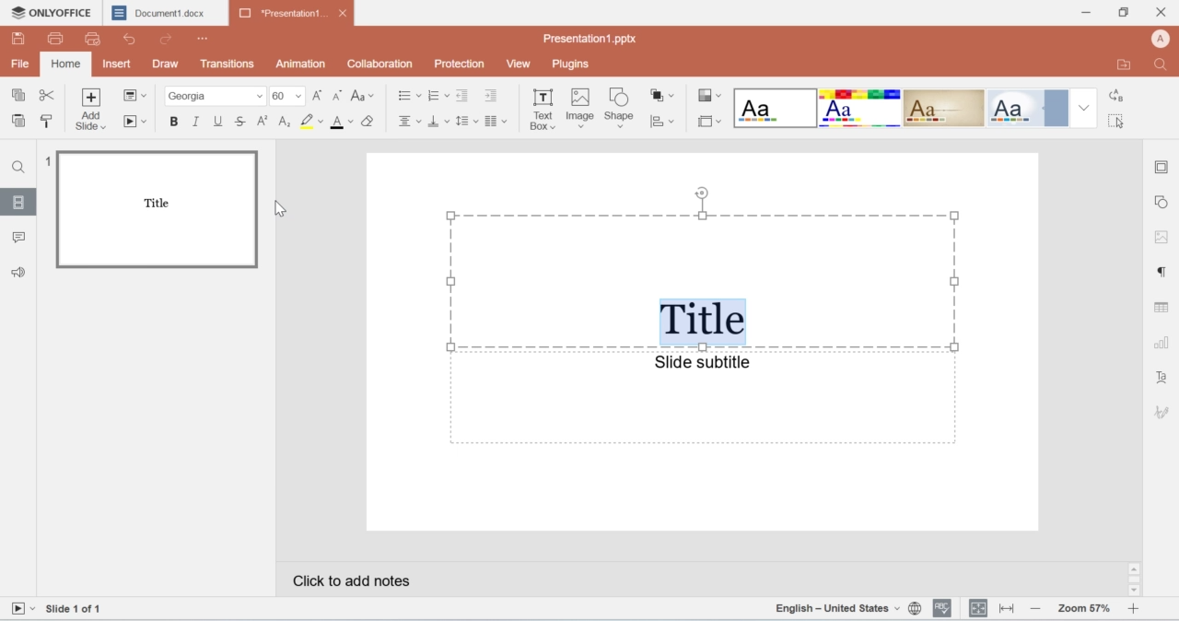  I want to click on indent, so click(495, 97).